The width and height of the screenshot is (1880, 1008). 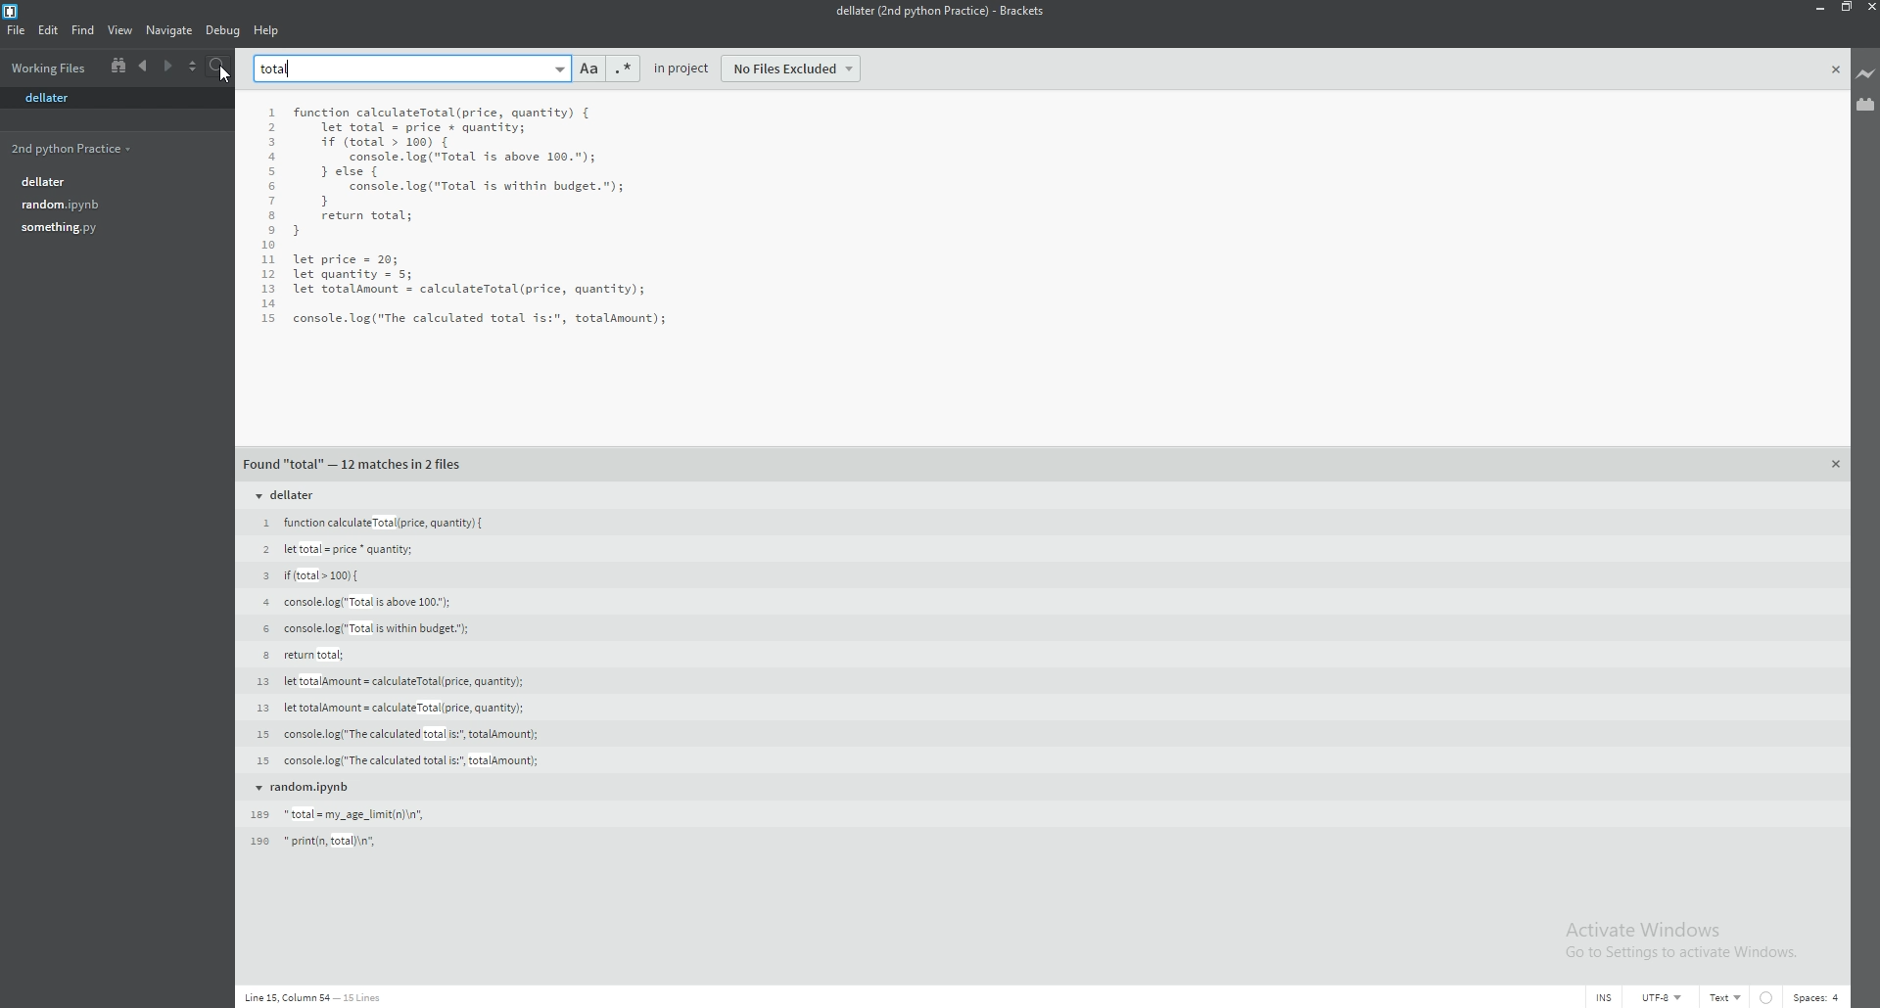 What do you see at coordinates (272, 173) in the screenshot?
I see `5` at bounding box center [272, 173].